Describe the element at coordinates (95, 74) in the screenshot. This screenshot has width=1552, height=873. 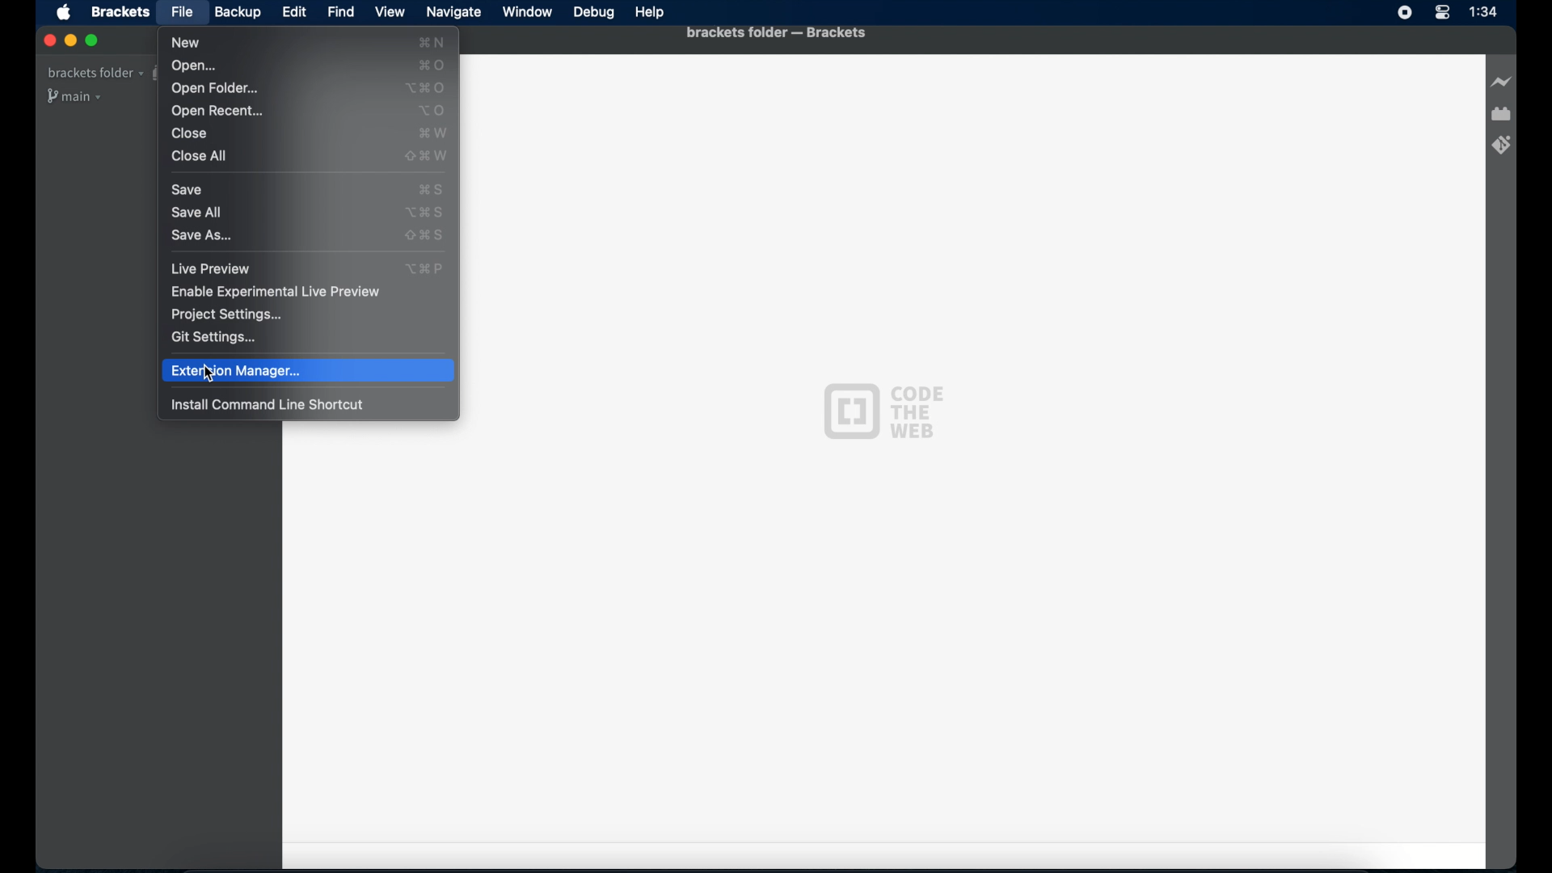
I see `Brackets folder` at that location.